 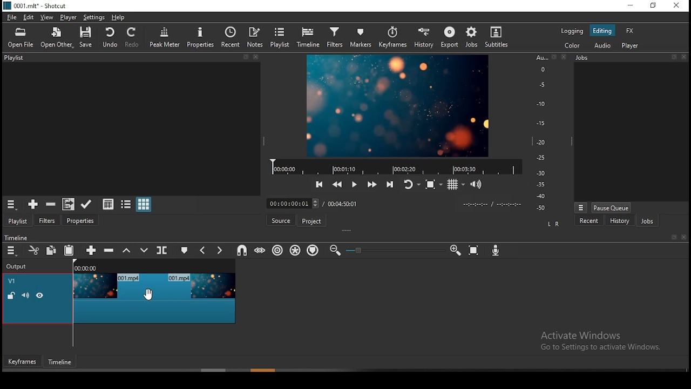 What do you see at coordinates (68, 204) in the screenshot?
I see `add files to playlist` at bounding box center [68, 204].